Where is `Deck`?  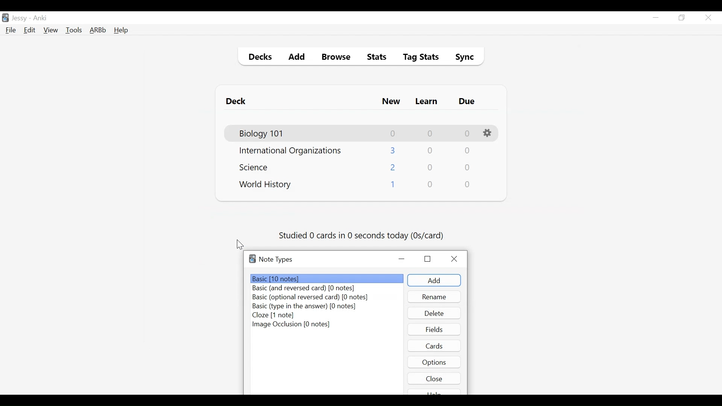
Deck is located at coordinates (238, 101).